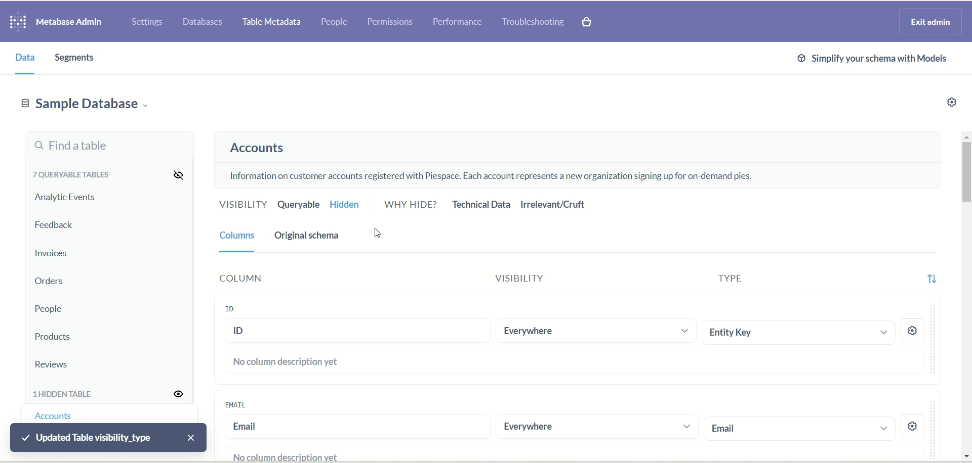 This screenshot has height=463, width=972. Describe the element at coordinates (382, 234) in the screenshot. I see `cursor` at that location.